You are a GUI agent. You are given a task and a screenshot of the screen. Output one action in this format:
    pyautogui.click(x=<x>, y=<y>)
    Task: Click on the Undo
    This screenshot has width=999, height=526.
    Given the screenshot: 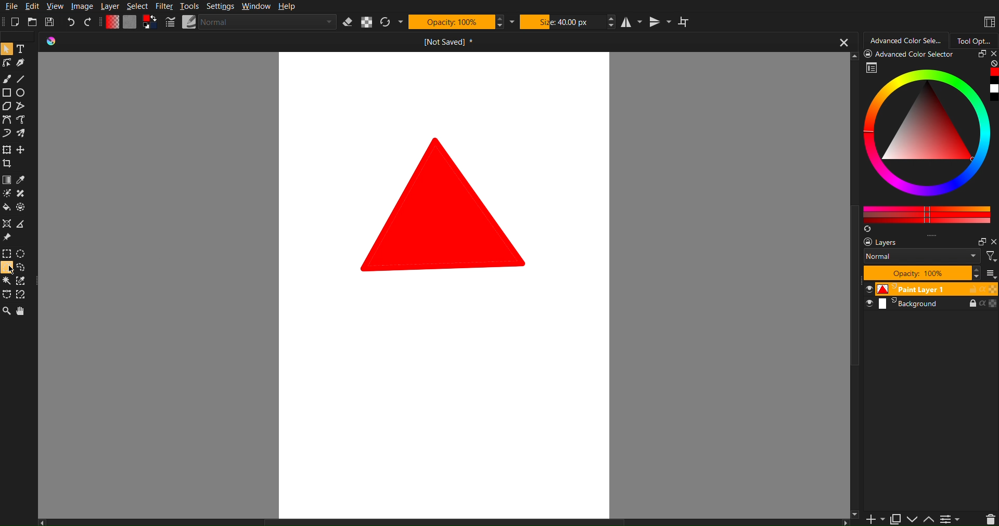 What is the action you would take?
    pyautogui.click(x=72, y=22)
    